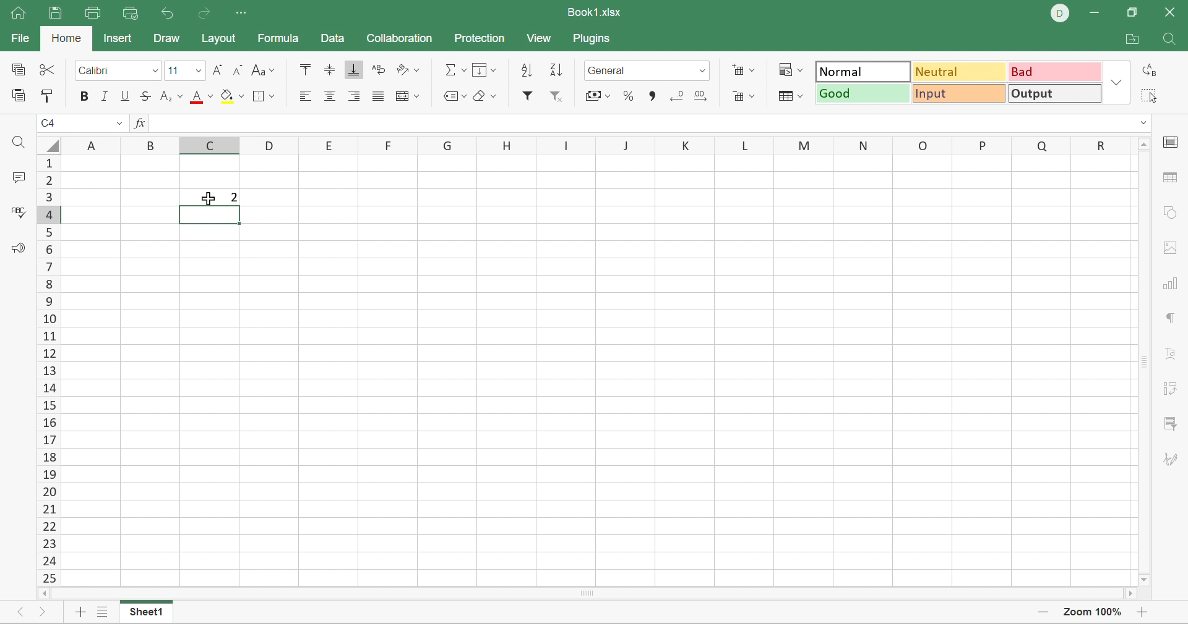 The height and width of the screenshot is (624, 1188). I want to click on Descending order, so click(555, 70).